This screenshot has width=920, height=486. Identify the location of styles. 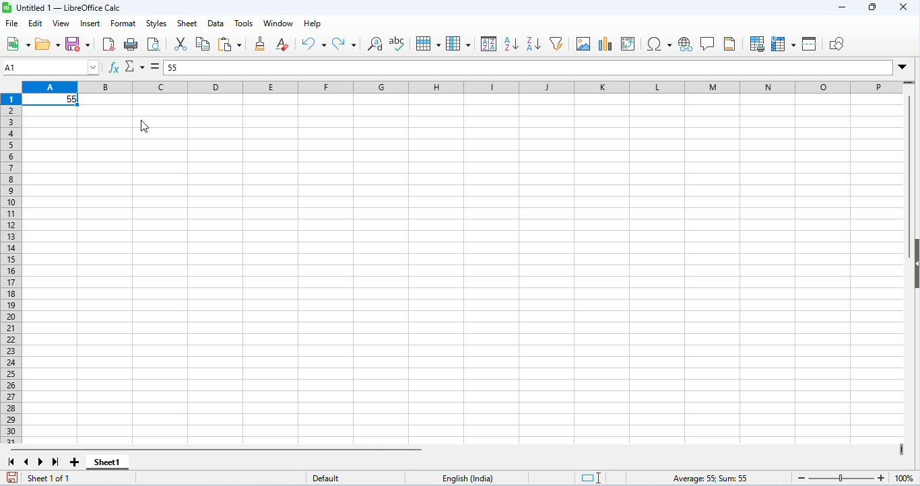
(156, 23).